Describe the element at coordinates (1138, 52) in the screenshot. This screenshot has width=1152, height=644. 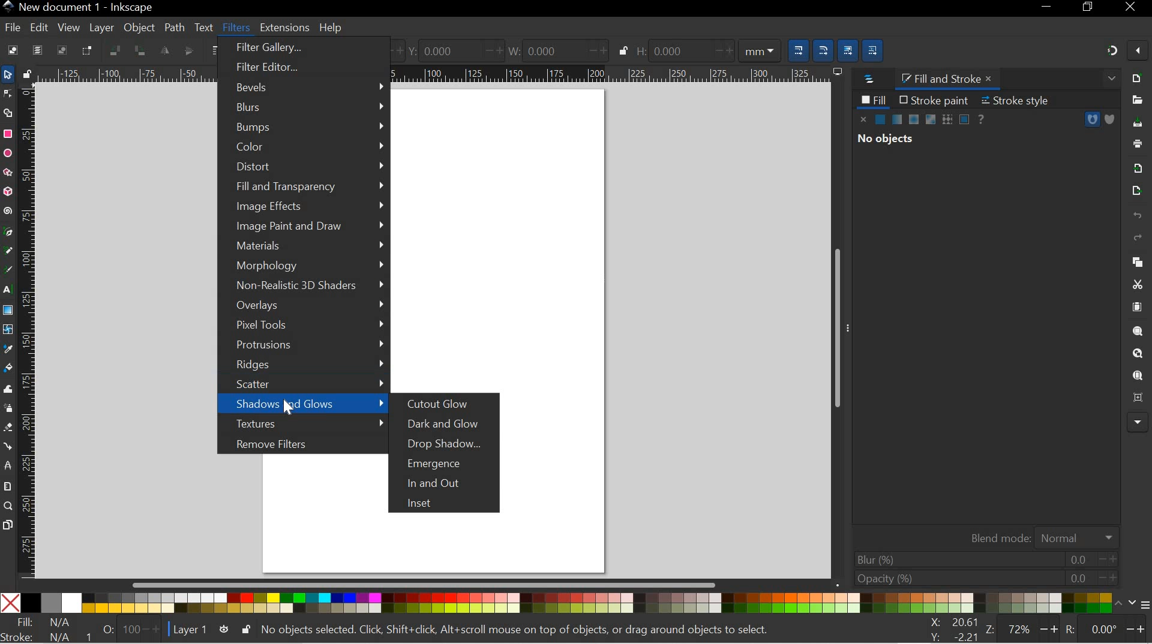
I see `ENABLE SNAPPING` at that location.